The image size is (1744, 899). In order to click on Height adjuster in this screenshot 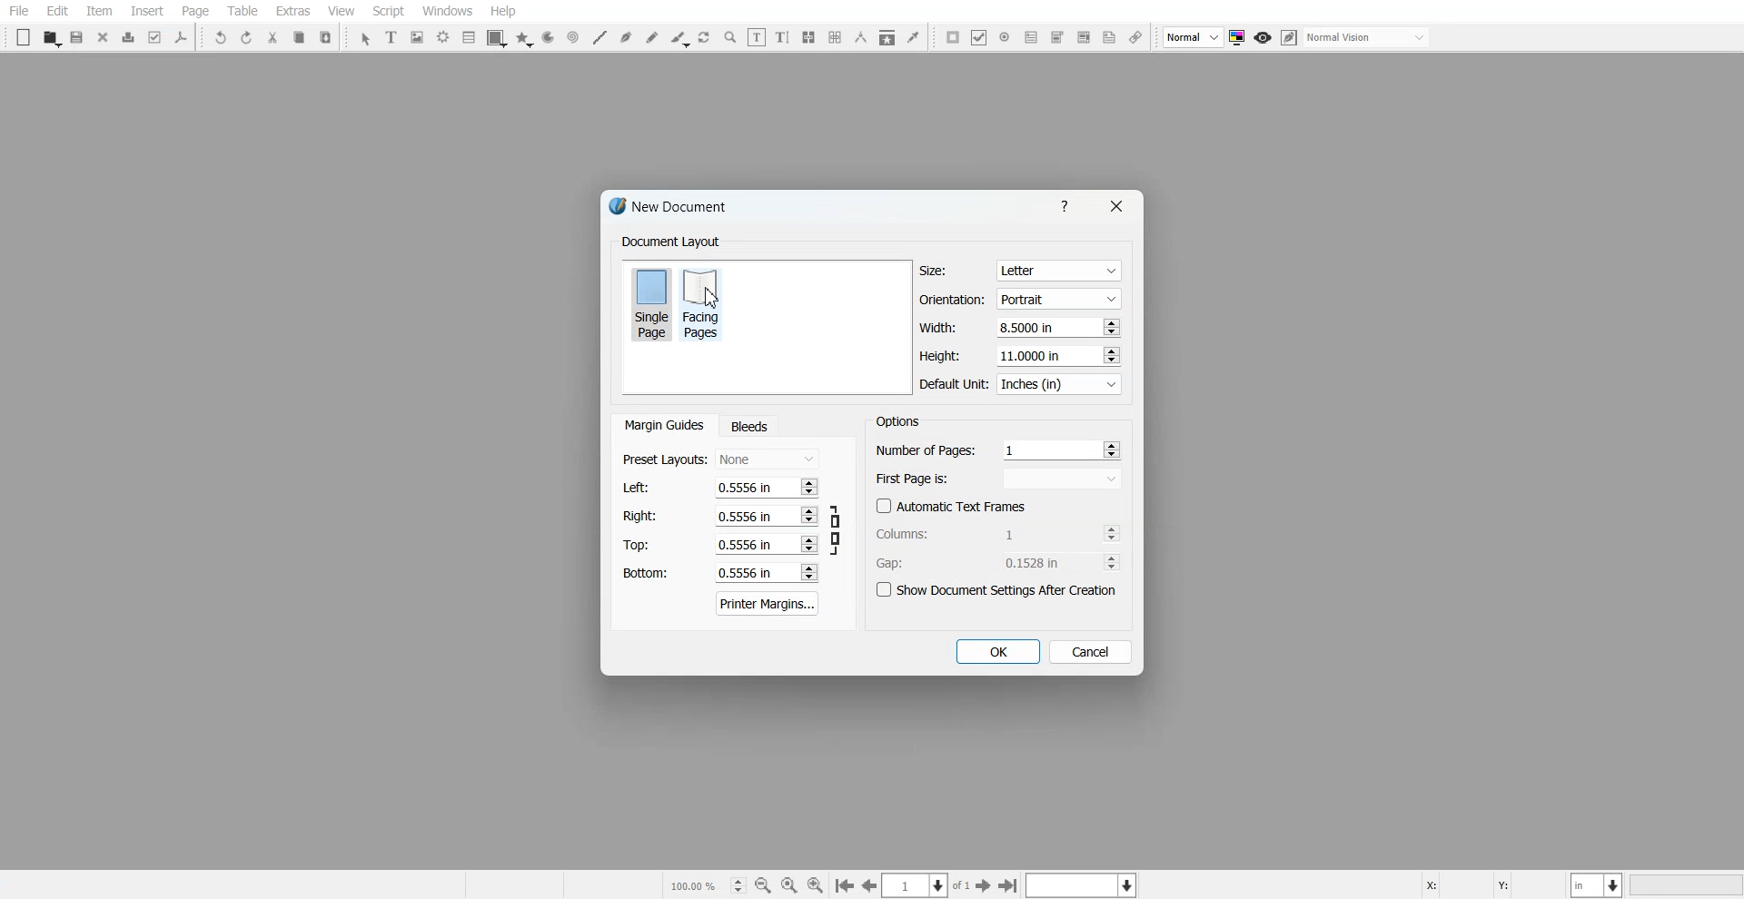, I will do `click(1021, 355)`.